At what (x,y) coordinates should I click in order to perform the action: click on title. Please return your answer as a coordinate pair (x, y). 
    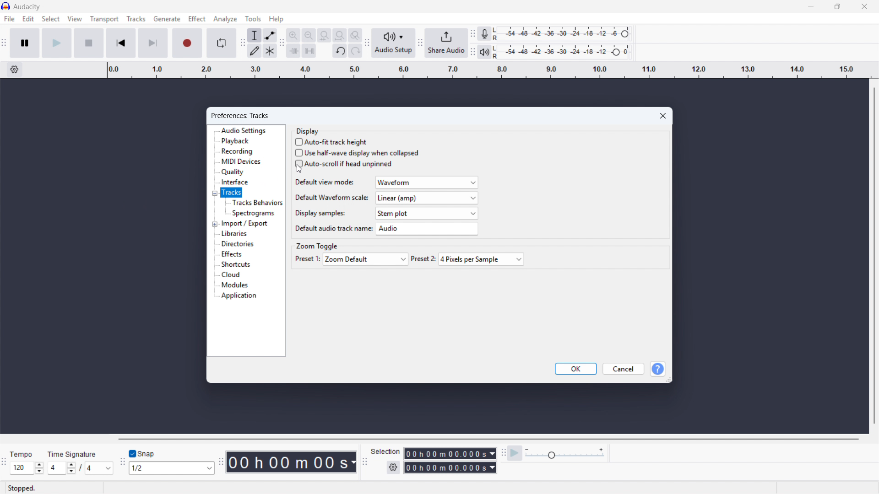
    Looking at the image, I should click on (27, 7).